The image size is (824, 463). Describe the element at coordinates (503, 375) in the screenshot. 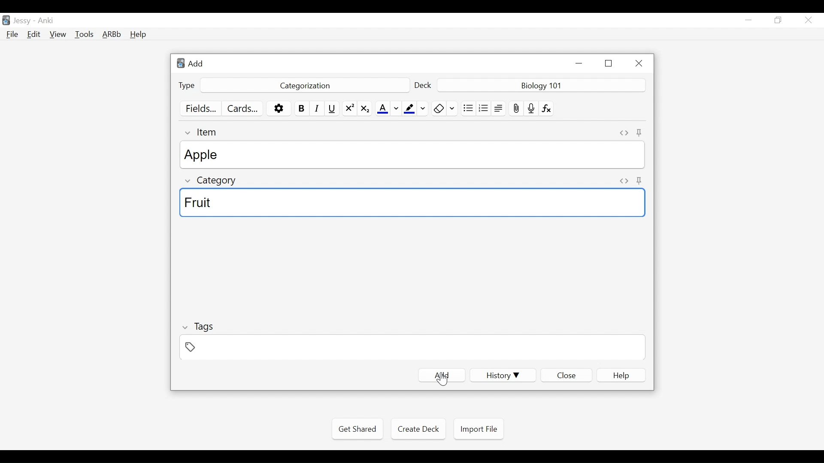

I see `History` at that location.